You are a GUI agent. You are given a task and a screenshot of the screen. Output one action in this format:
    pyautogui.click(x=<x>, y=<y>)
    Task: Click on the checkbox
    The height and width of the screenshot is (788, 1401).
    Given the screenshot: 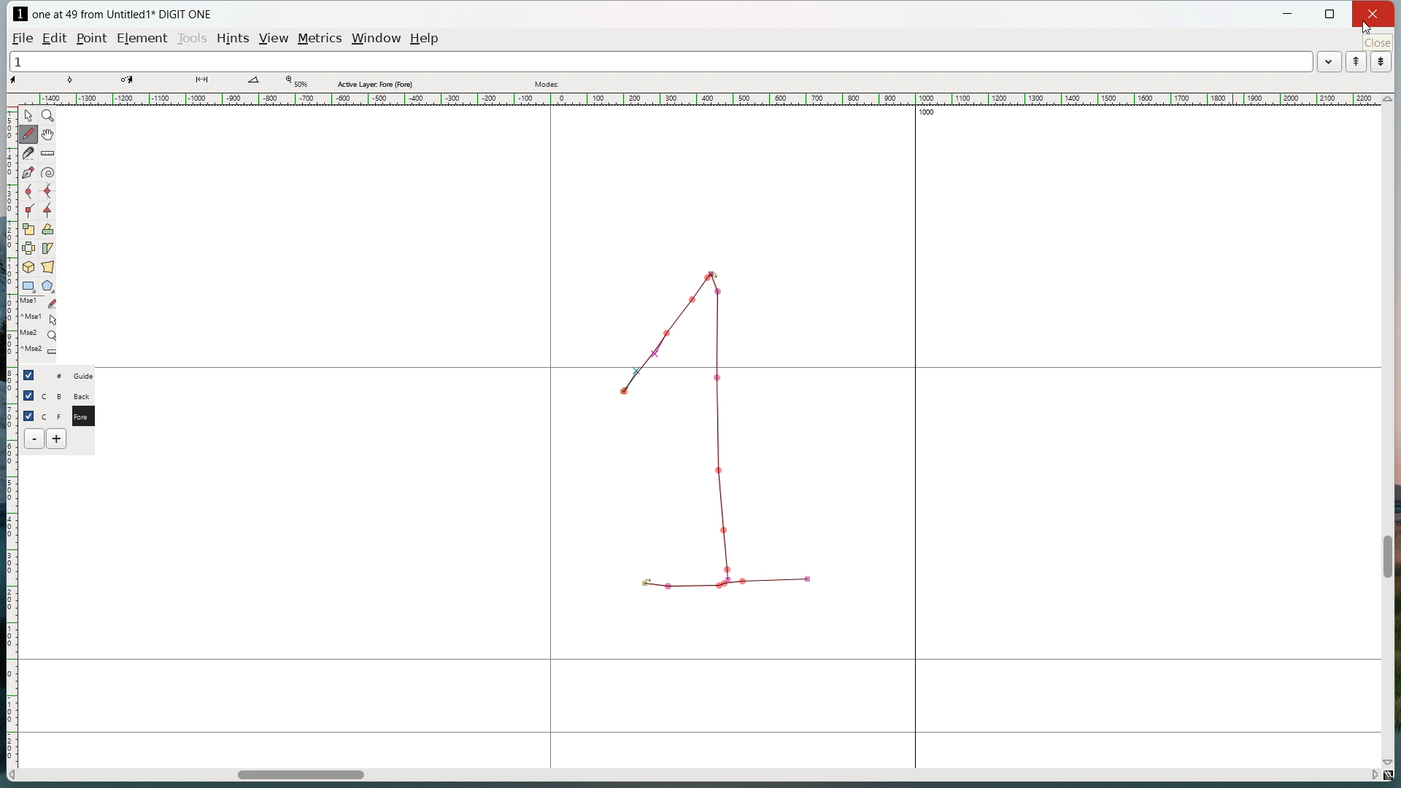 What is the action you would take?
    pyautogui.click(x=28, y=395)
    